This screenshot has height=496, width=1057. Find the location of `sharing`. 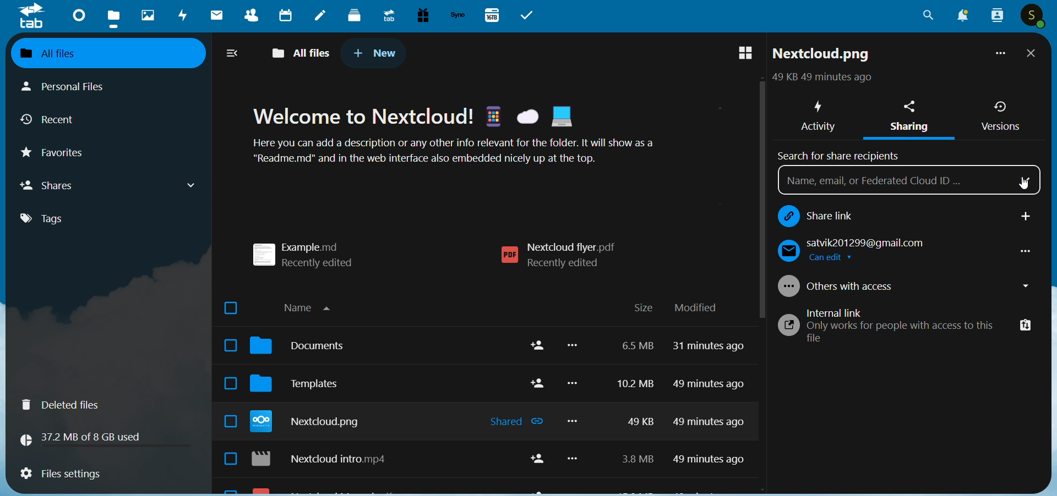

sharing is located at coordinates (913, 118).